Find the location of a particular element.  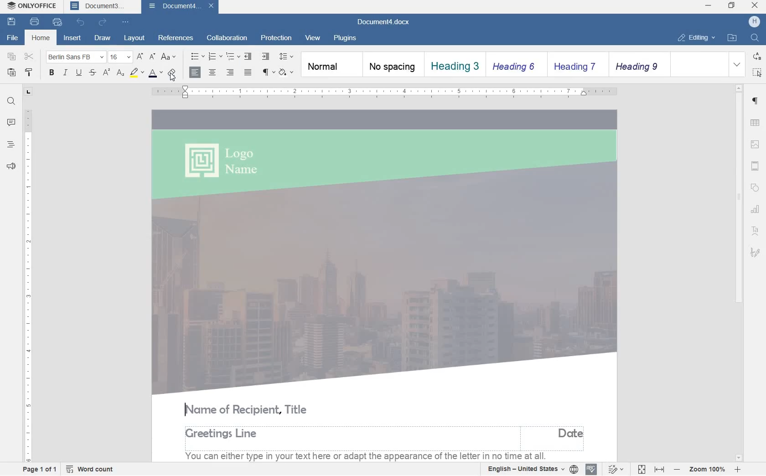

save is located at coordinates (11, 23).